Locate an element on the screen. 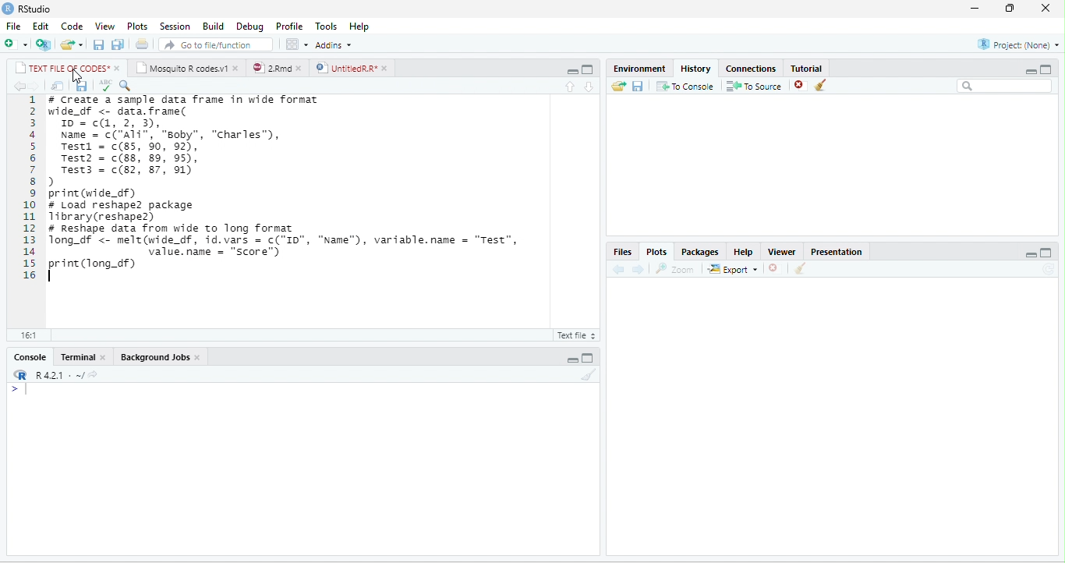  save all is located at coordinates (118, 44).